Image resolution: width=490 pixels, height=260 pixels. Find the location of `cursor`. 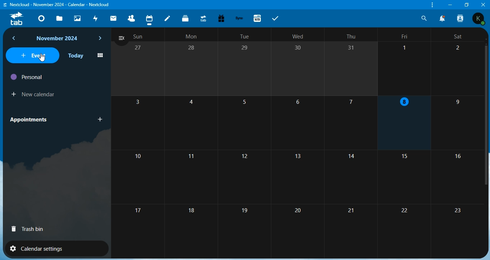

cursor is located at coordinates (41, 57).